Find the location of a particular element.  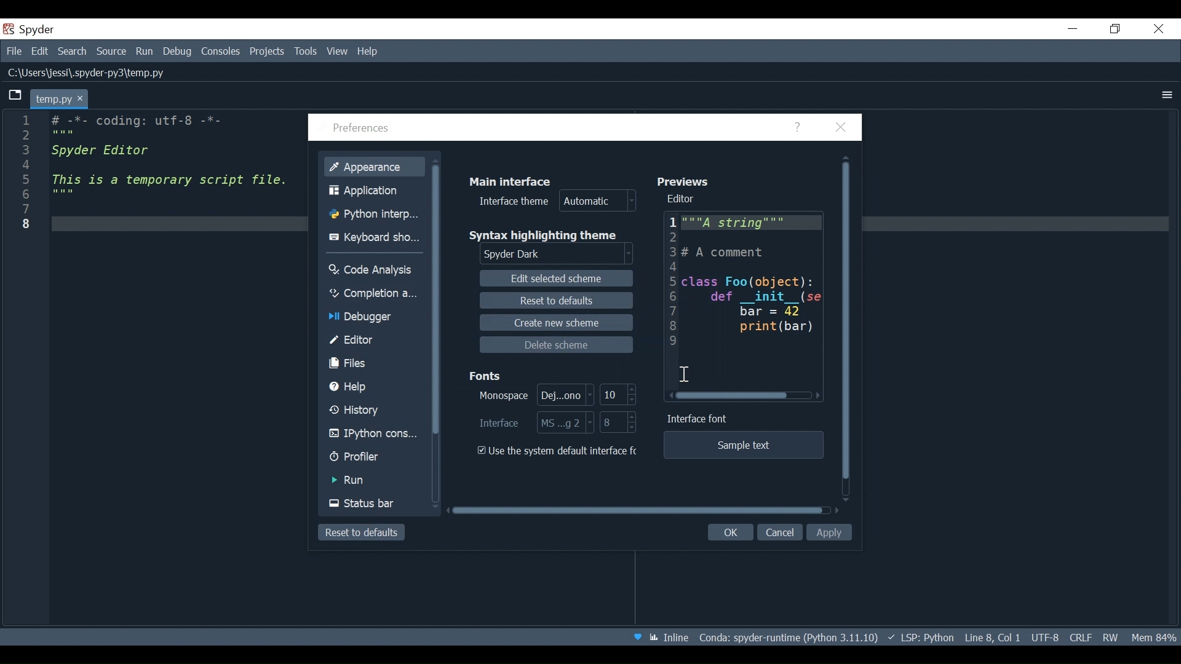

Consoles is located at coordinates (221, 52).